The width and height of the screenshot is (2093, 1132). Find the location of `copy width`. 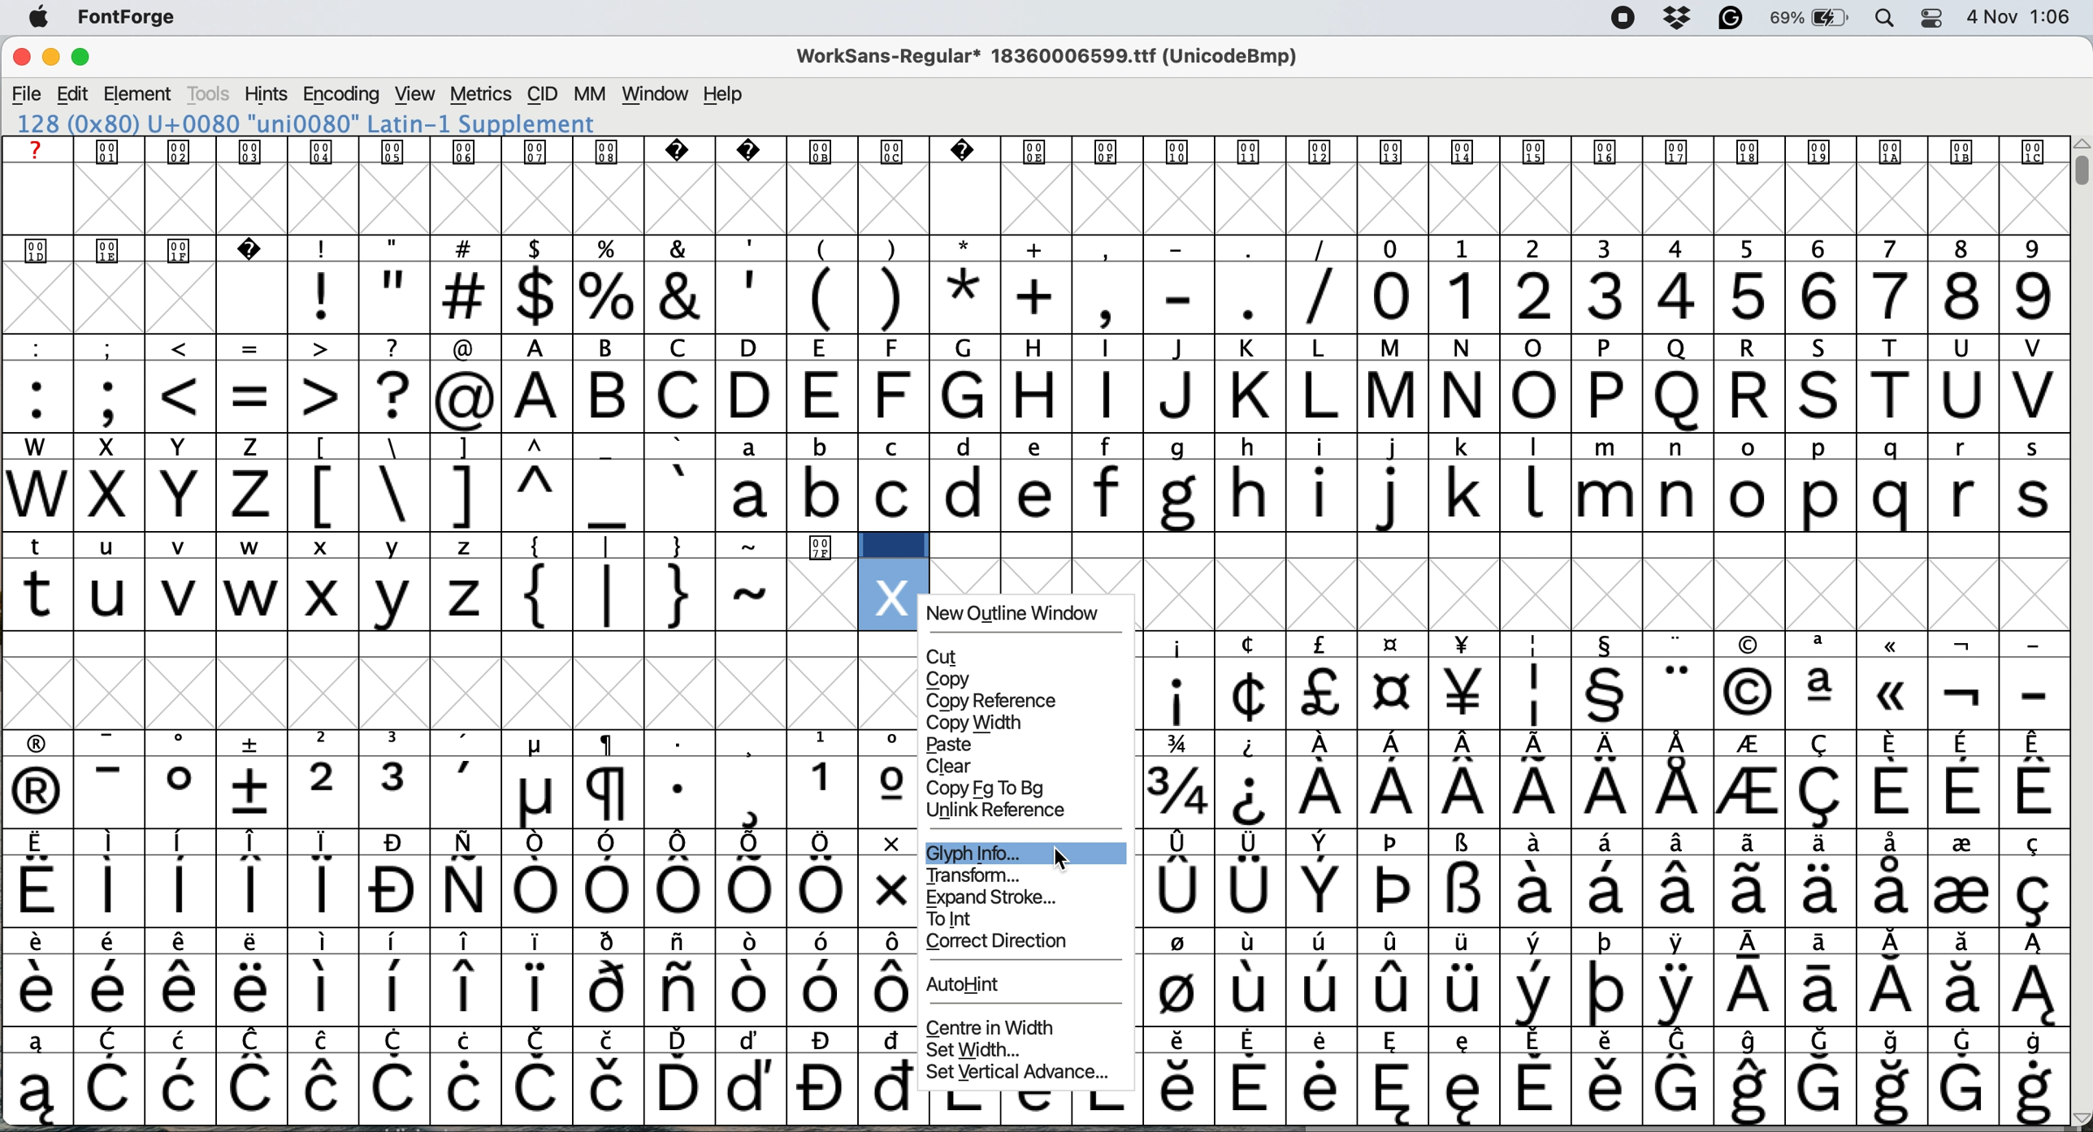

copy width is located at coordinates (982, 724).